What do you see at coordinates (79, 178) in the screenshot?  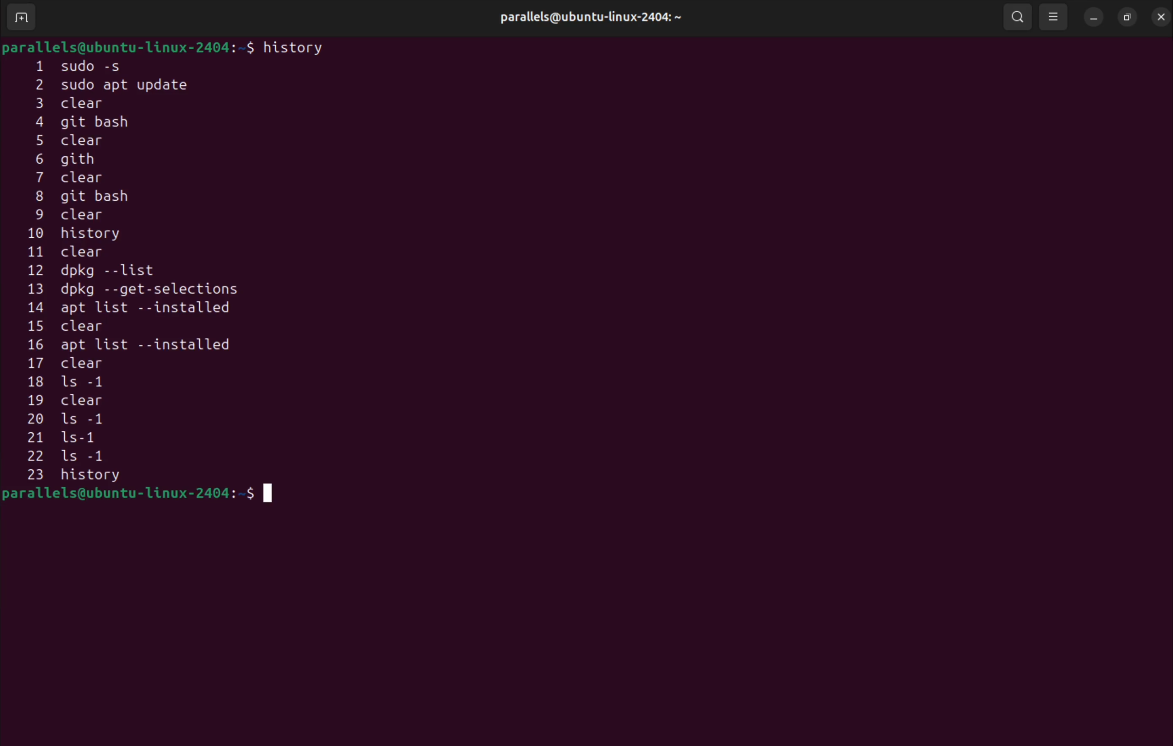 I see `7 clear` at bounding box center [79, 178].